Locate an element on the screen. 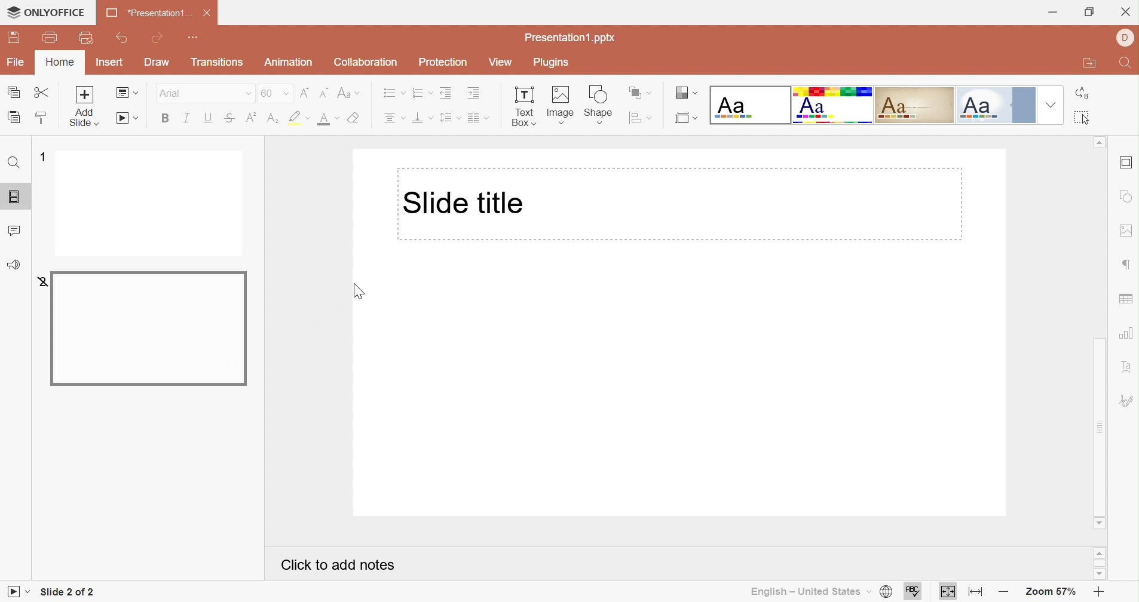  Strikethrough is located at coordinates (229, 119).